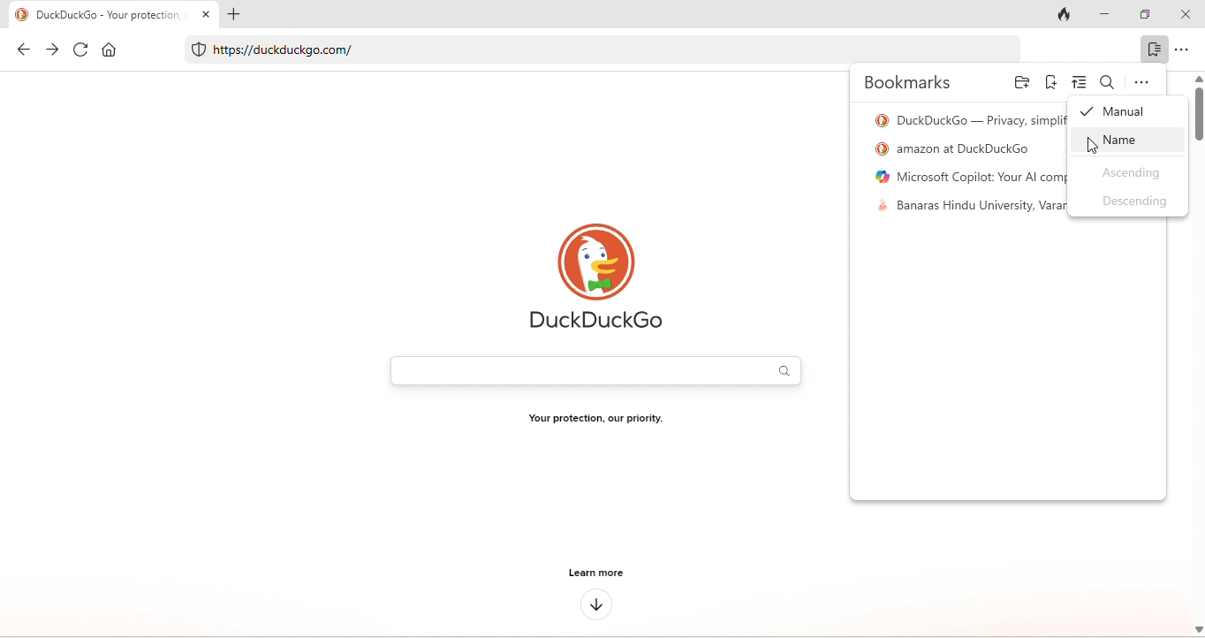 The height and width of the screenshot is (638, 1205). Describe the element at coordinates (52, 49) in the screenshot. I see `forward` at that location.